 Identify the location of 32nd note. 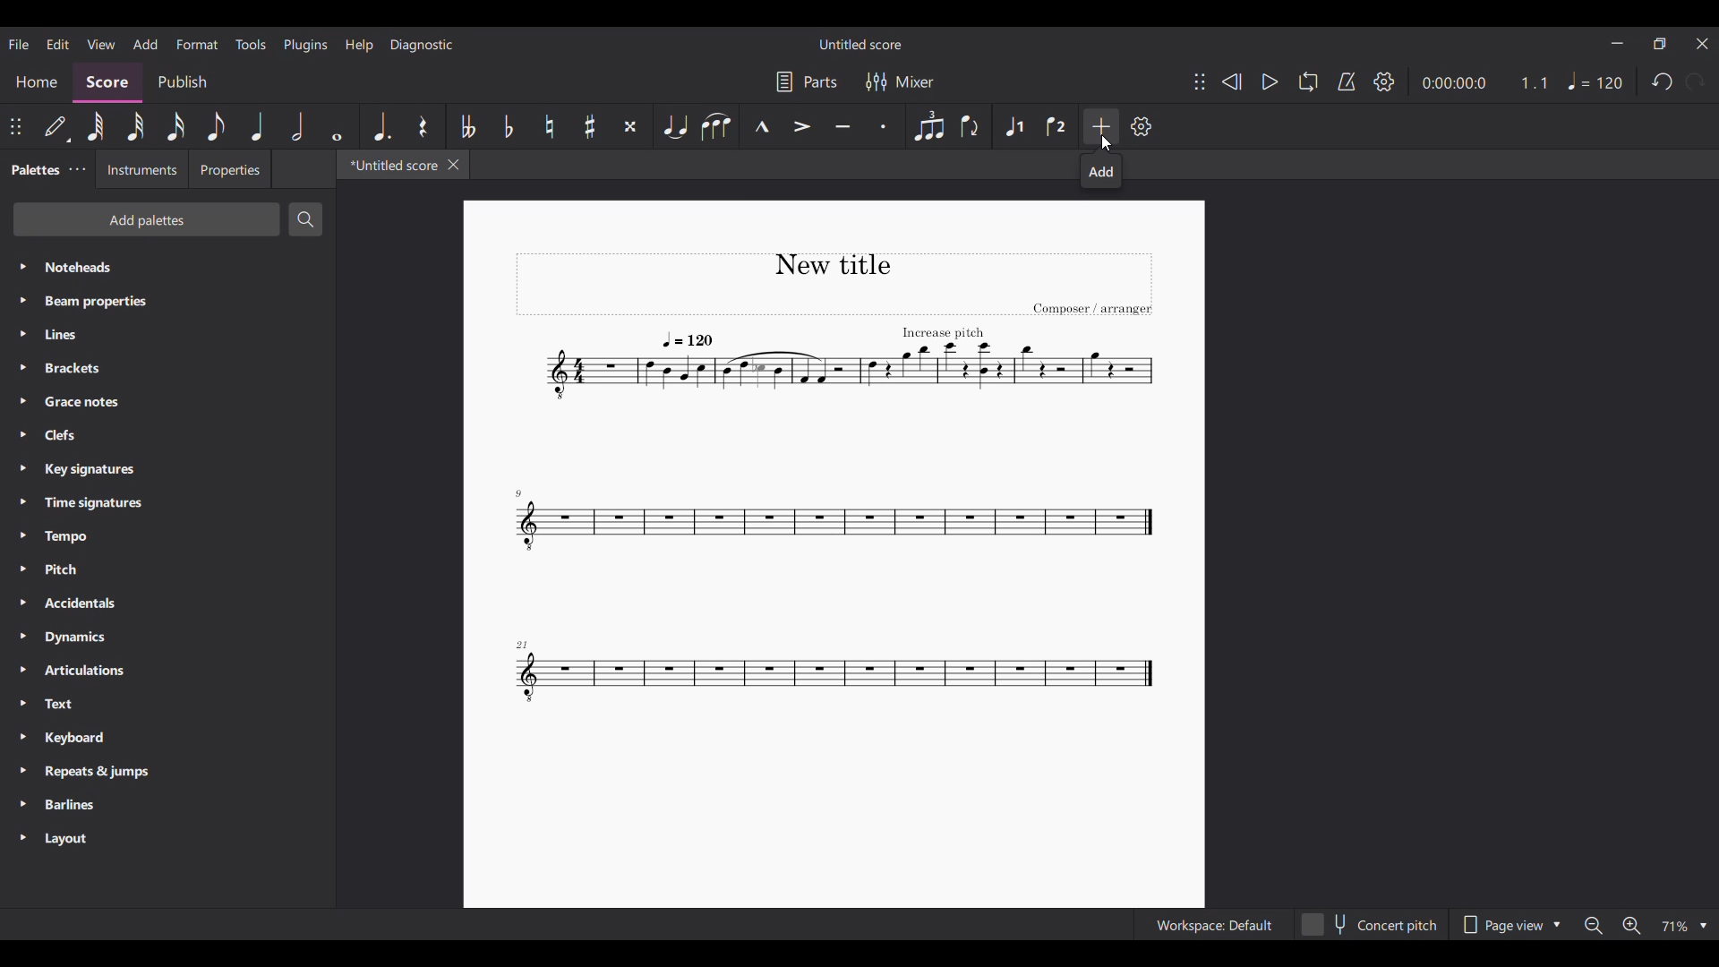
(136, 127).